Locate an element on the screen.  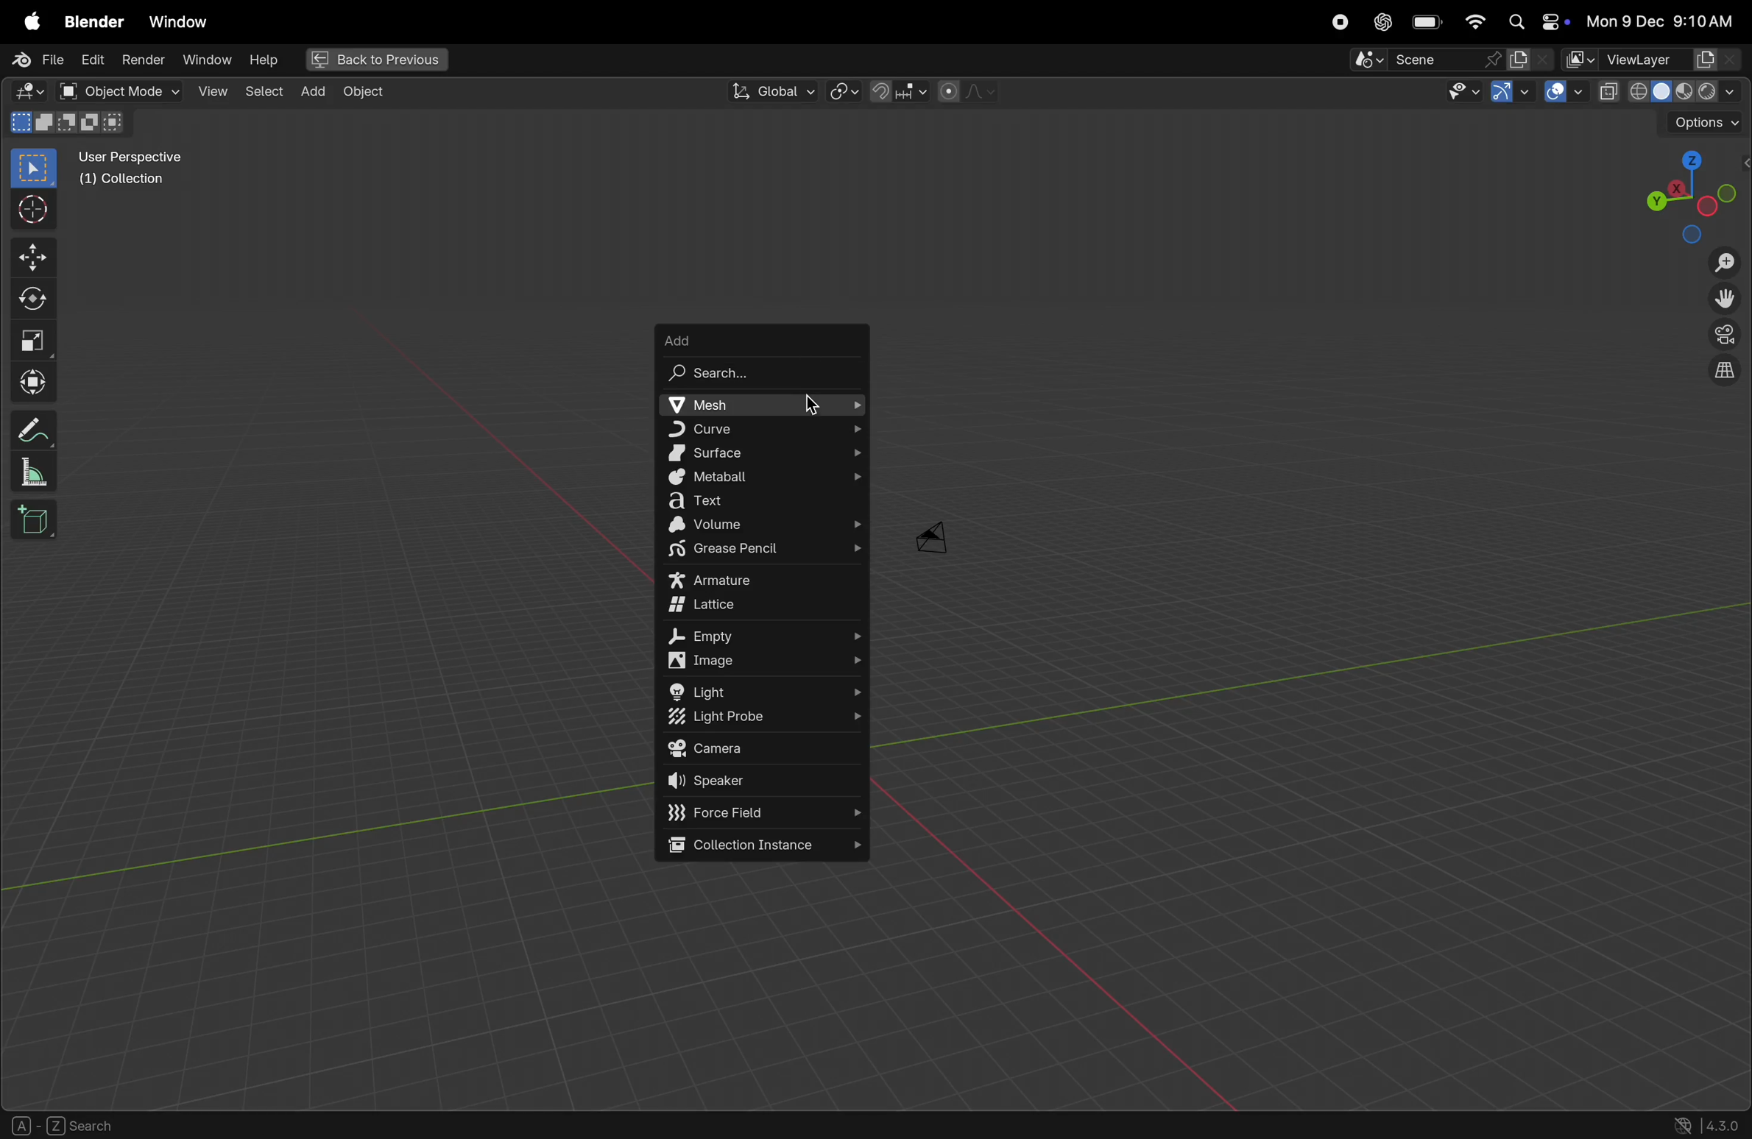
grease pencil is located at coordinates (765, 552).